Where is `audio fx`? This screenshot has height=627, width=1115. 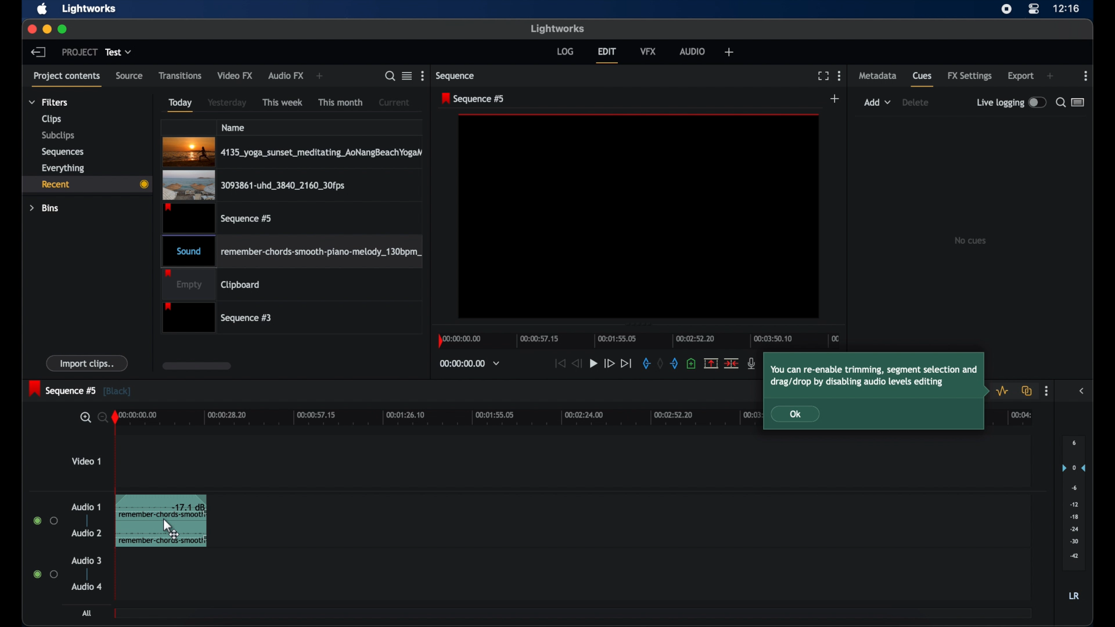 audio fx is located at coordinates (285, 76).